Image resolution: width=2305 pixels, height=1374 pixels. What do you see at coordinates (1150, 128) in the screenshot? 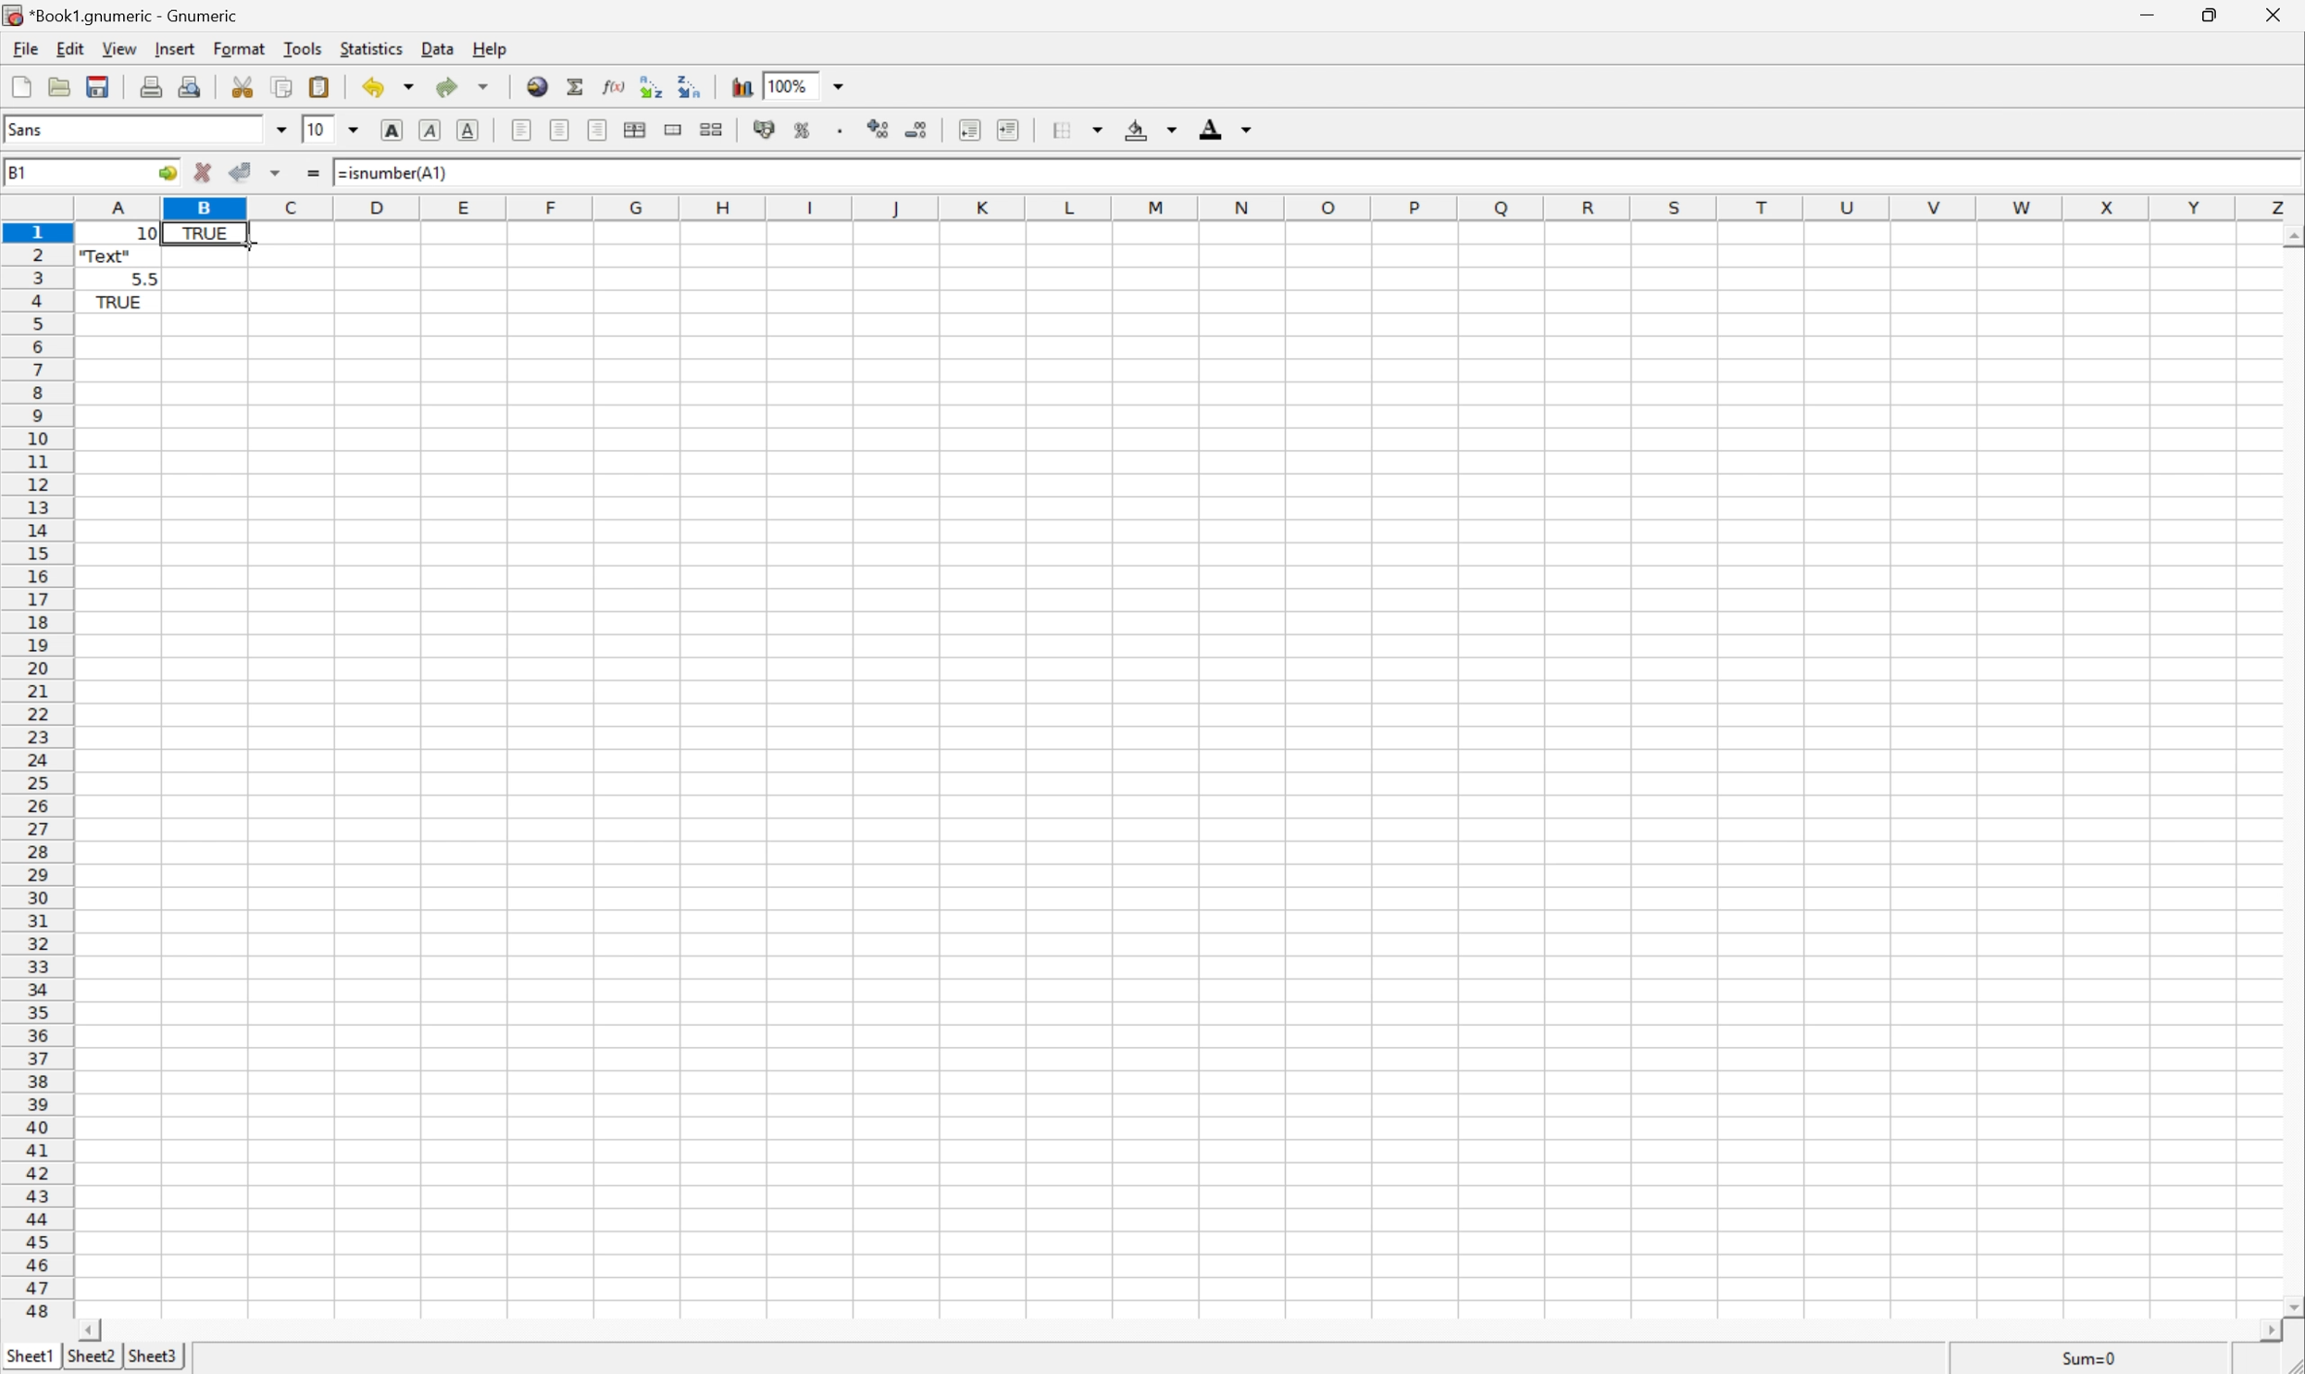
I see `Background` at bounding box center [1150, 128].